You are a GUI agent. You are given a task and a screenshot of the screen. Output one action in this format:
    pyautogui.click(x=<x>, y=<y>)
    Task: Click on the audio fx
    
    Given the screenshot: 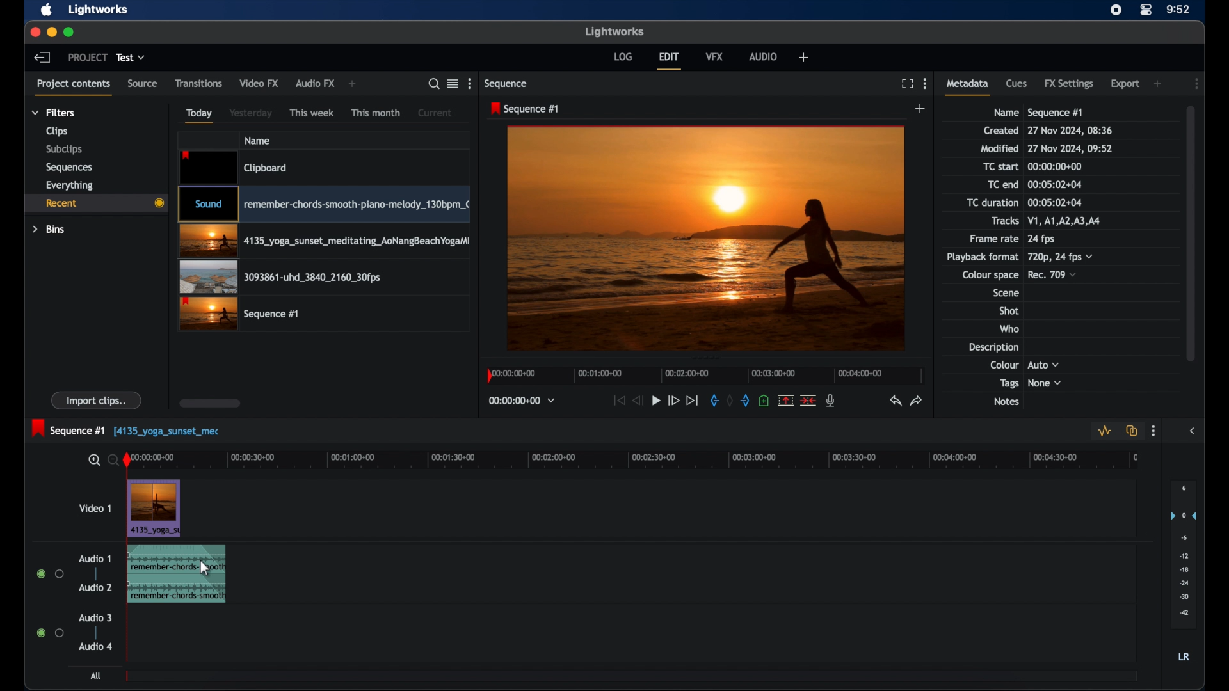 What is the action you would take?
    pyautogui.click(x=316, y=84)
    